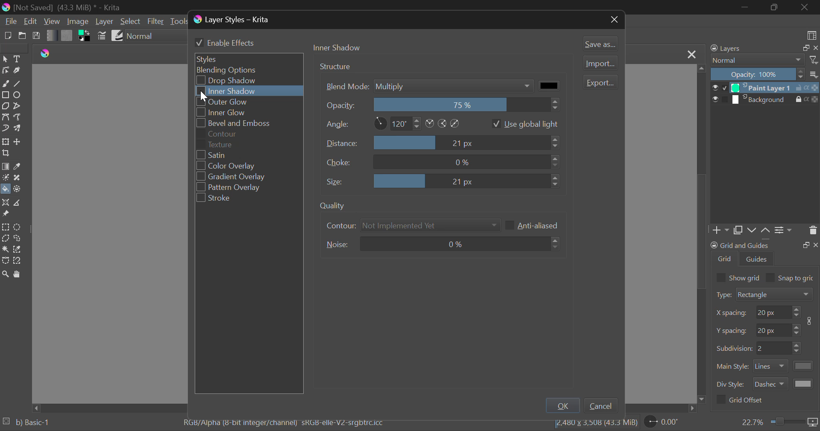 The width and height of the screenshot is (820, 431). Describe the element at coordinates (5, 227) in the screenshot. I see `Rectangular Selection` at that location.